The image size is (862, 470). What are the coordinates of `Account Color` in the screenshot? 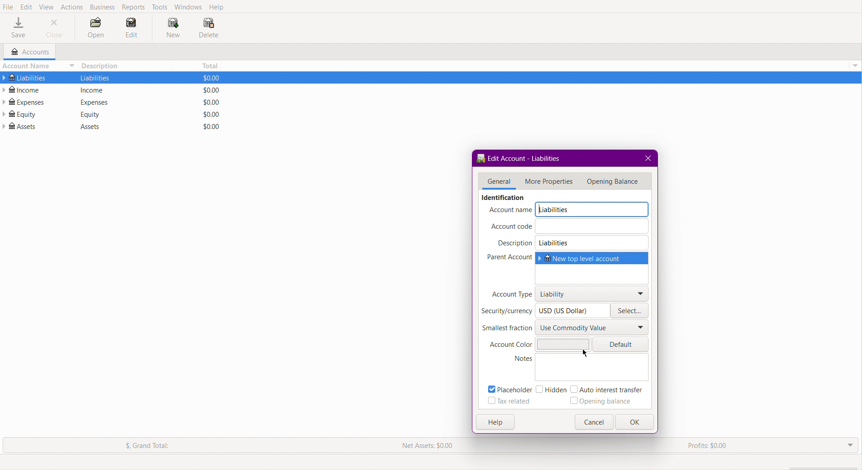 It's located at (510, 345).